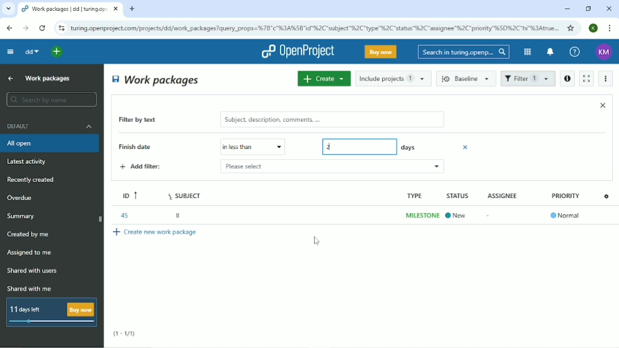 The image size is (619, 348). What do you see at coordinates (504, 196) in the screenshot?
I see `ASSIGNEE` at bounding box center [504, 196].